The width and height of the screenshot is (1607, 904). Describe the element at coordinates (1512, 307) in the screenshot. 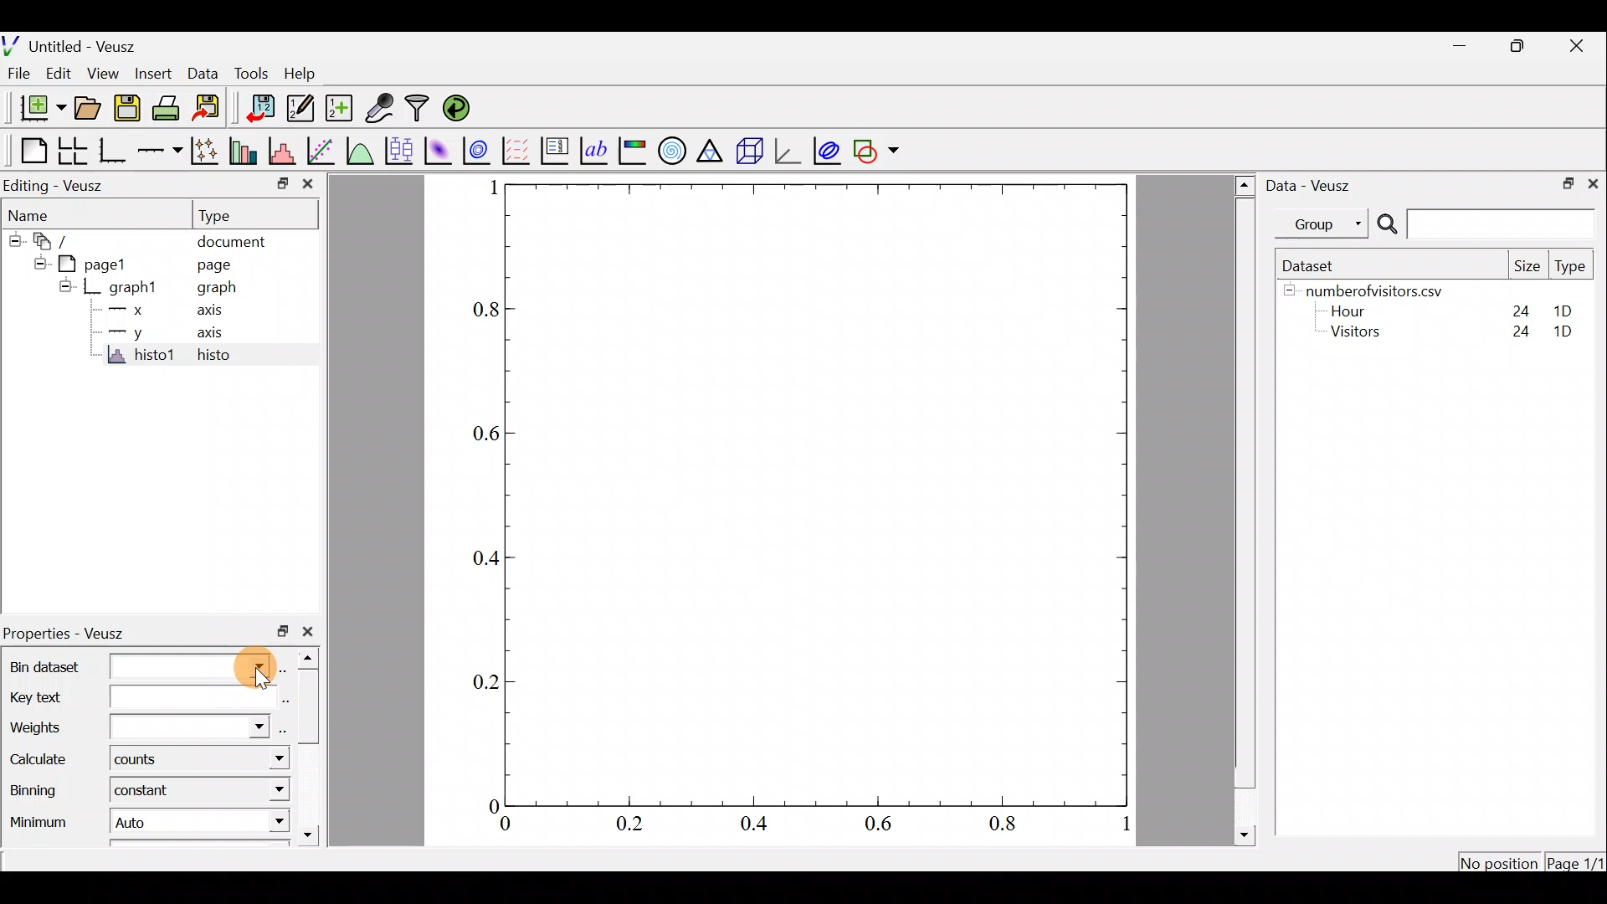

I see `24` at that location.